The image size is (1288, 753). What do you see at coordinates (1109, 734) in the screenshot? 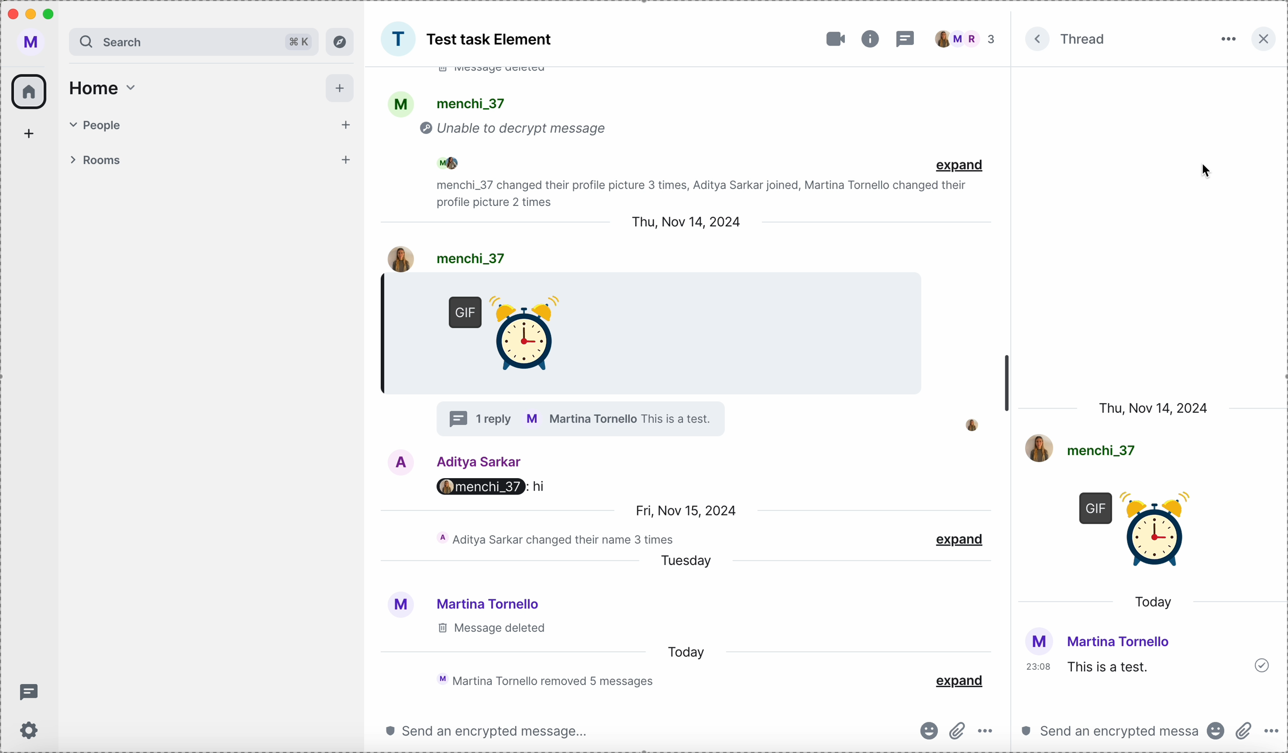
I see `send a message` at bounding box center [1109, 734].